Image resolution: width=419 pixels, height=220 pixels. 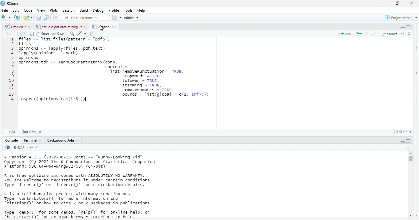 I want to click on create a project, so click(x=16, y=17).